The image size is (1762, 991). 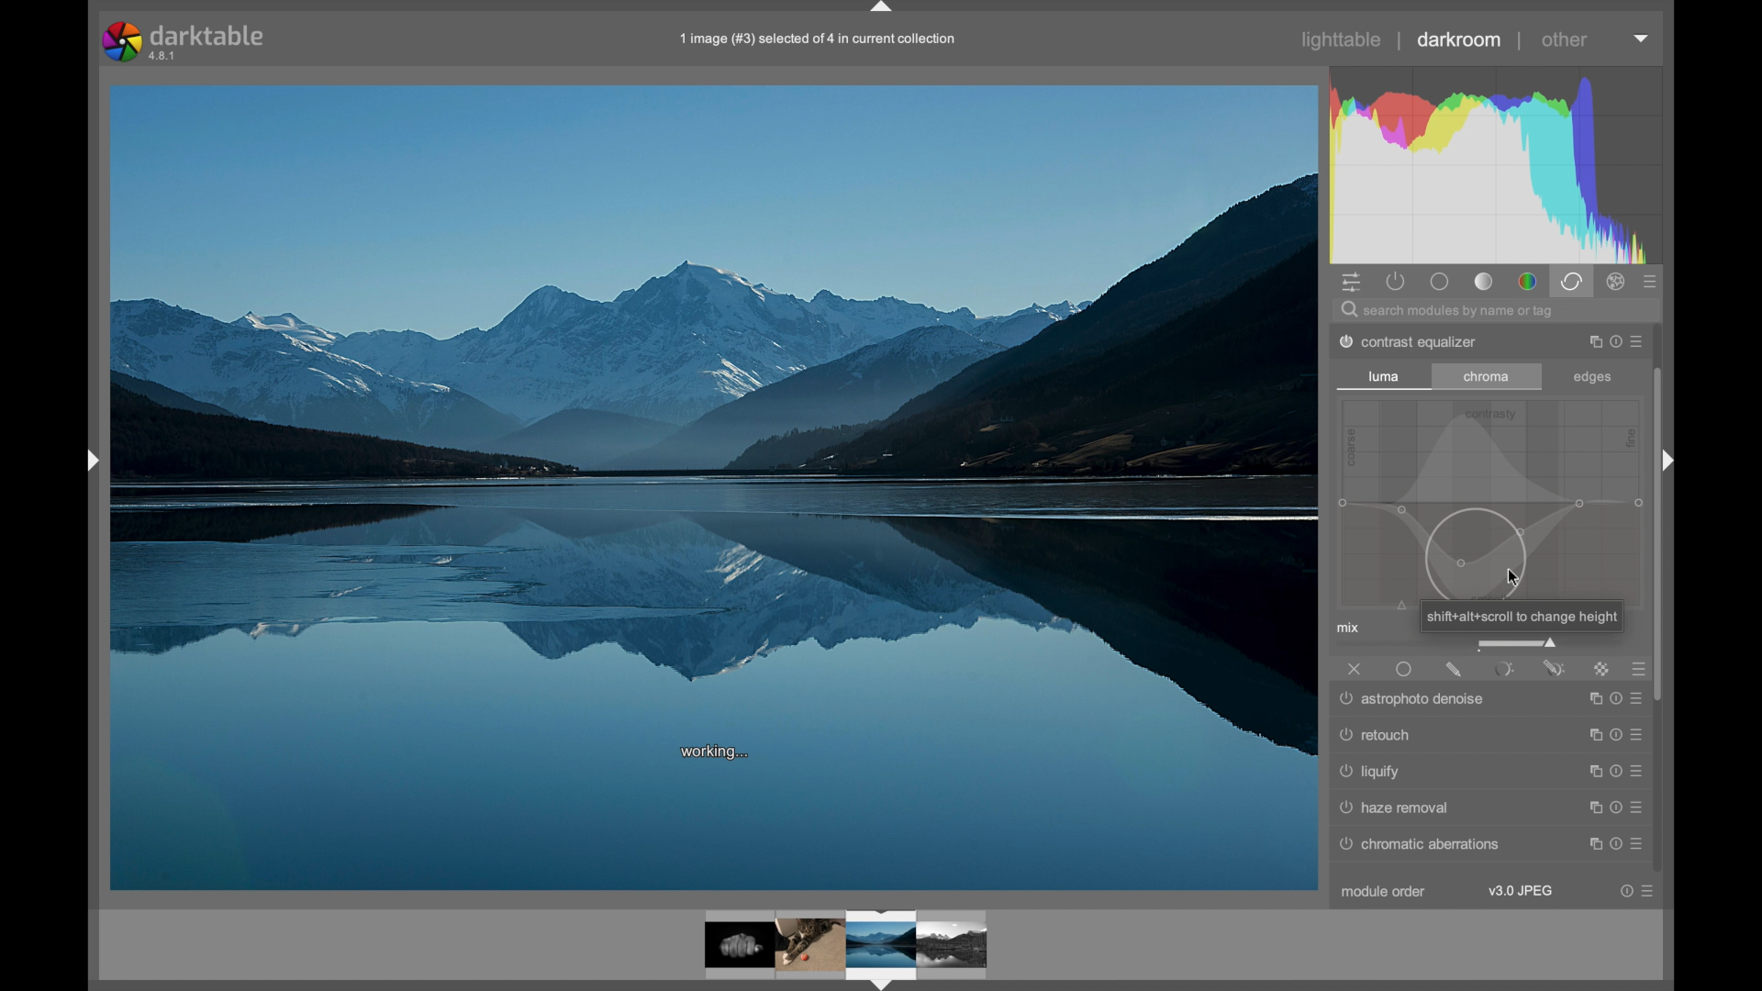 I want to click on raster mask, so click(x=1602, y=670).